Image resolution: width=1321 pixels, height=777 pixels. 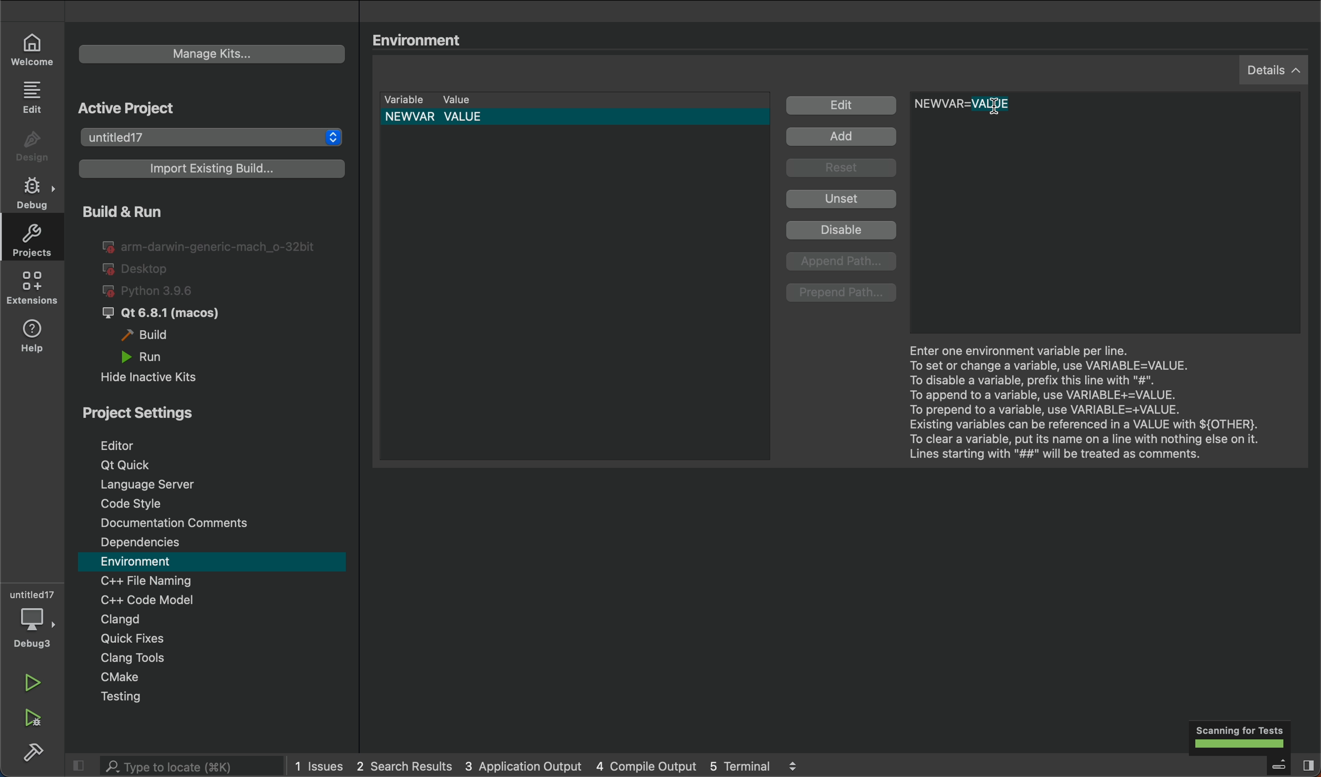 What do you see at coordinates (158, 211) in the screenshot?
I see `Build & Run` at bounding box center [158, 211].